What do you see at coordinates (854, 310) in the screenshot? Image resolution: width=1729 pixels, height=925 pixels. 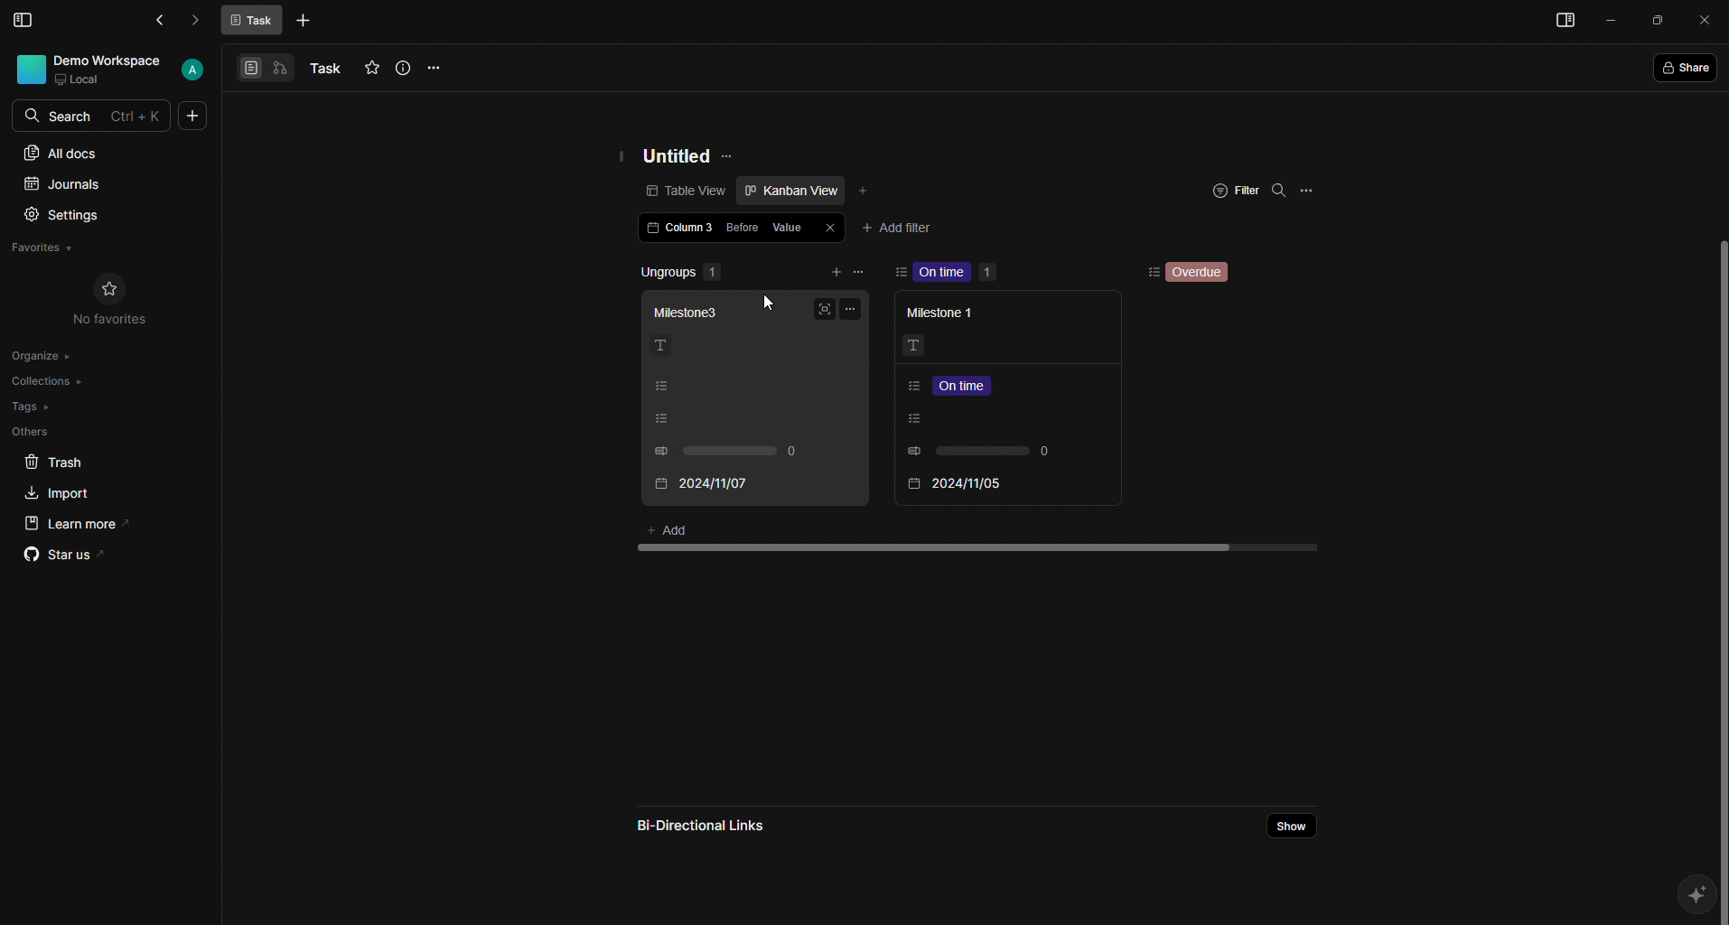 I see `Options` at bounding box center [854, 310].